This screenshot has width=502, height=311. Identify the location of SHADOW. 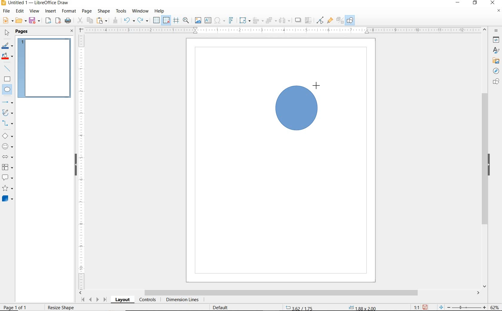
(298, 21).